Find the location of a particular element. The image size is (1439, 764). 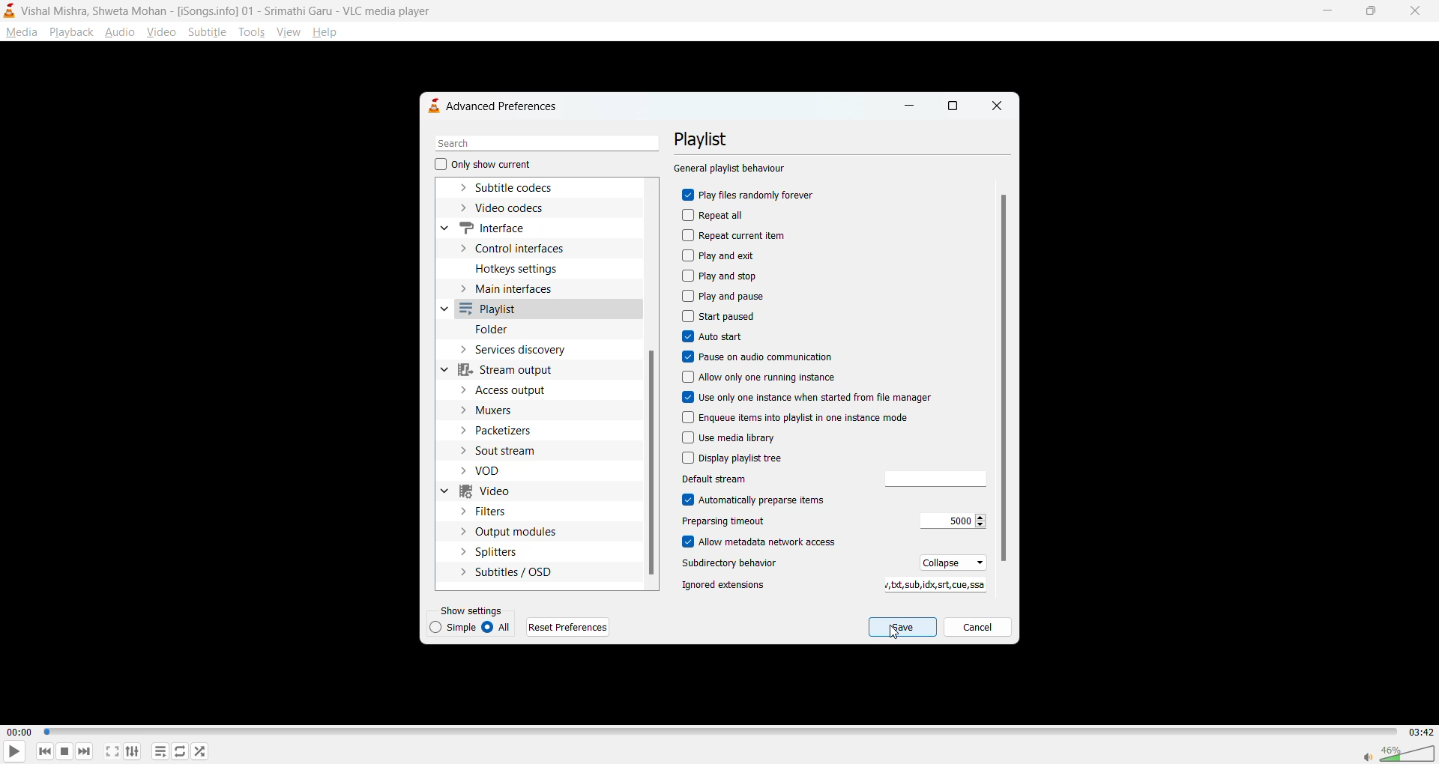

preparsing timeout is located at coordinates (740, 522).